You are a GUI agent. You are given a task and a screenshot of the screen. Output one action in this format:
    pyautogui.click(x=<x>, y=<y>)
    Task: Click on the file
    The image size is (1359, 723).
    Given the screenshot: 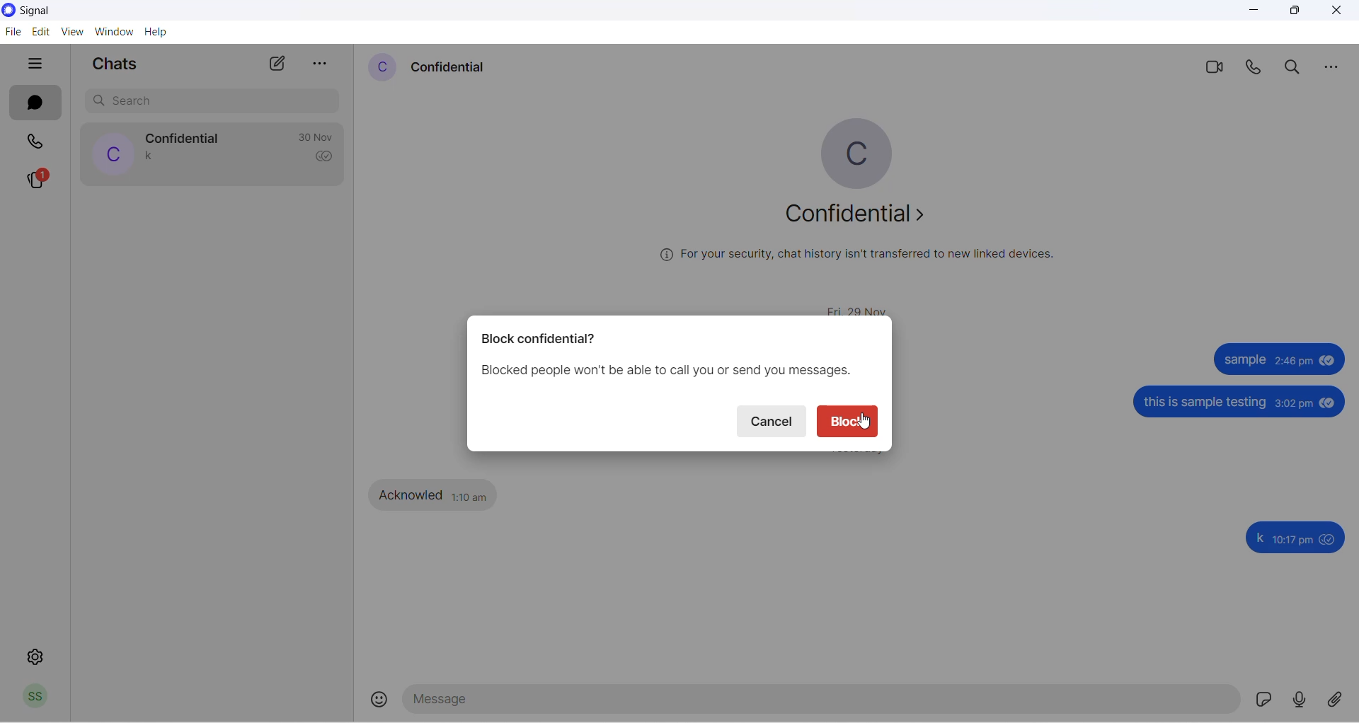 What is the action you would take?
    pyautogui.click(x=13, y=30)
    